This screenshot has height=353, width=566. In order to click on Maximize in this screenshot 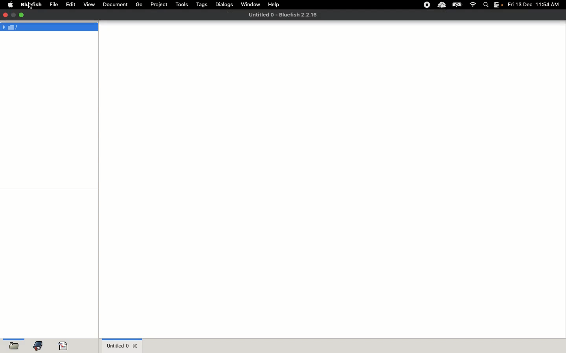, I will do `click(23, 16)`.